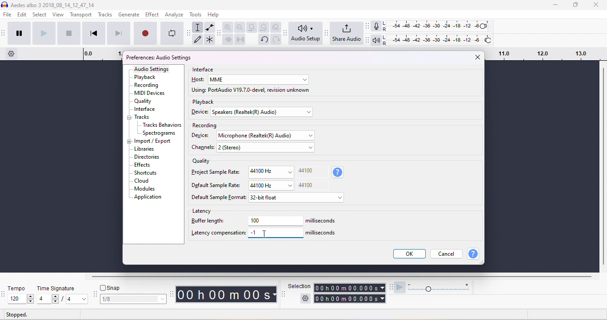 The width and height of the screenshot is (607, 320). Describe the element at coordinates (306, 185) in the screenshot. I see `44100` at that location.